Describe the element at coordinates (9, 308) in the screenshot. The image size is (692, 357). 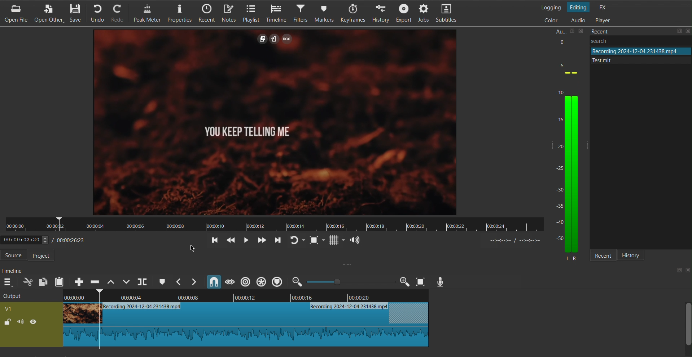
I see `v1` at that location.